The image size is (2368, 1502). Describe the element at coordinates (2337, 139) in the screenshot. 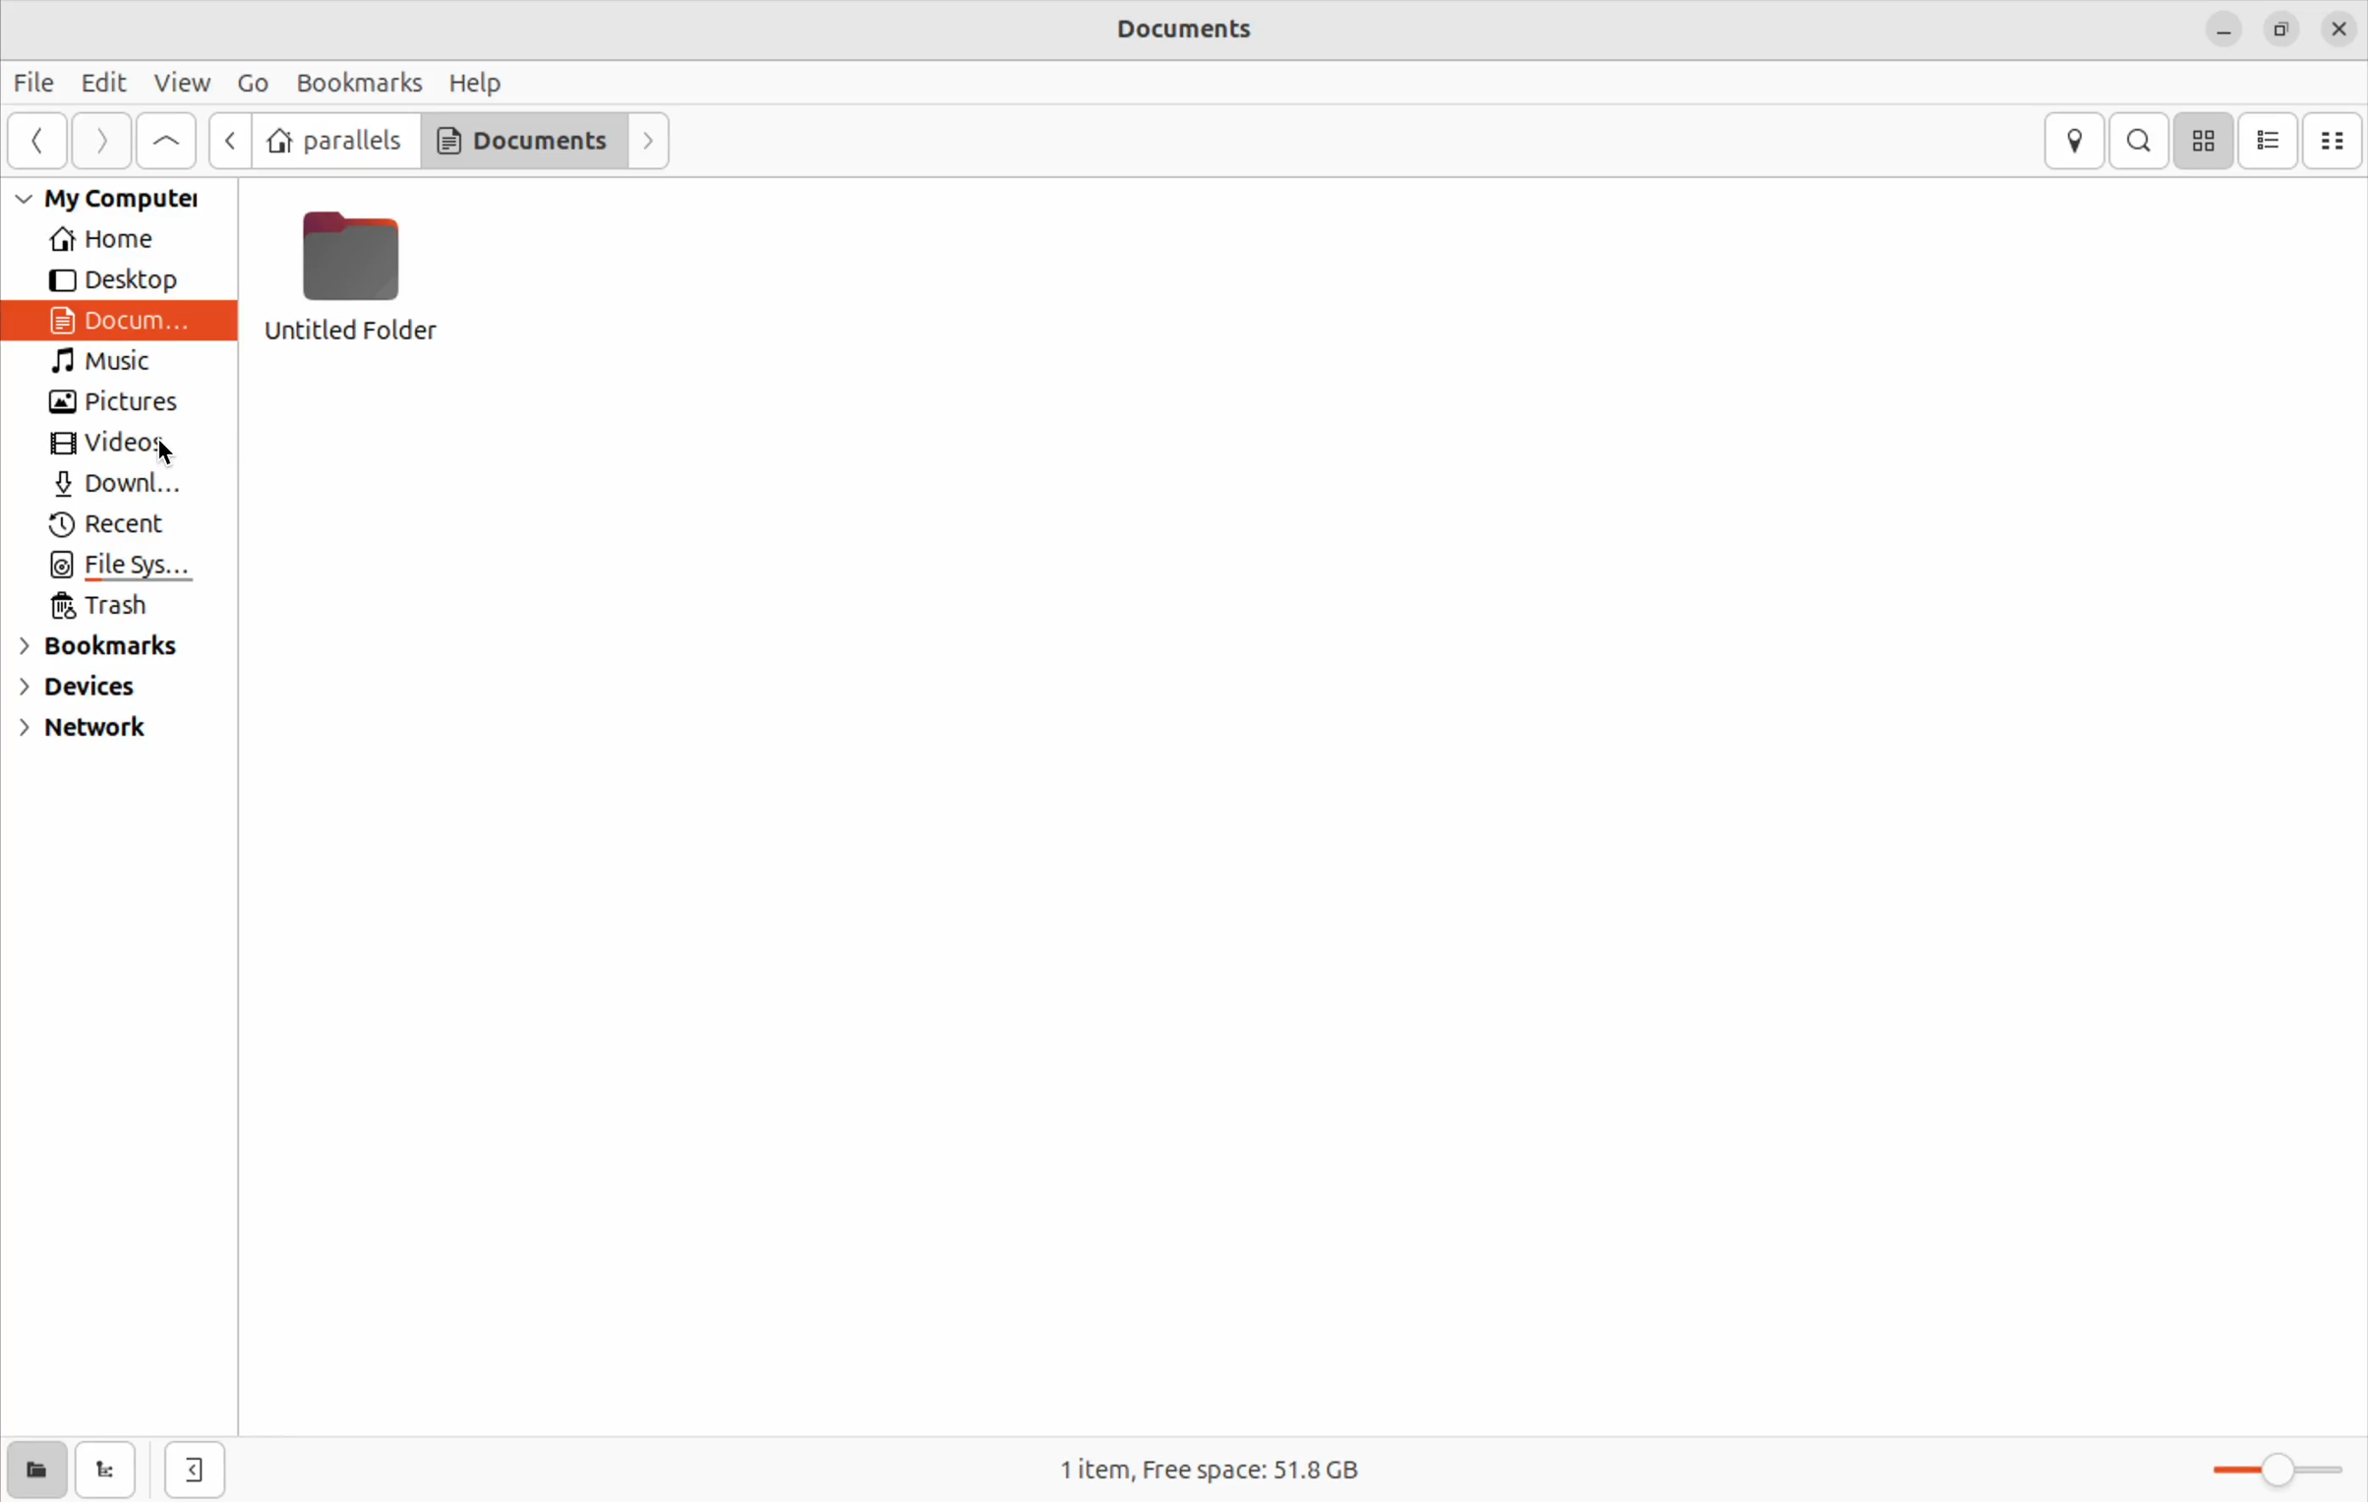

I see `compact view` at that location.